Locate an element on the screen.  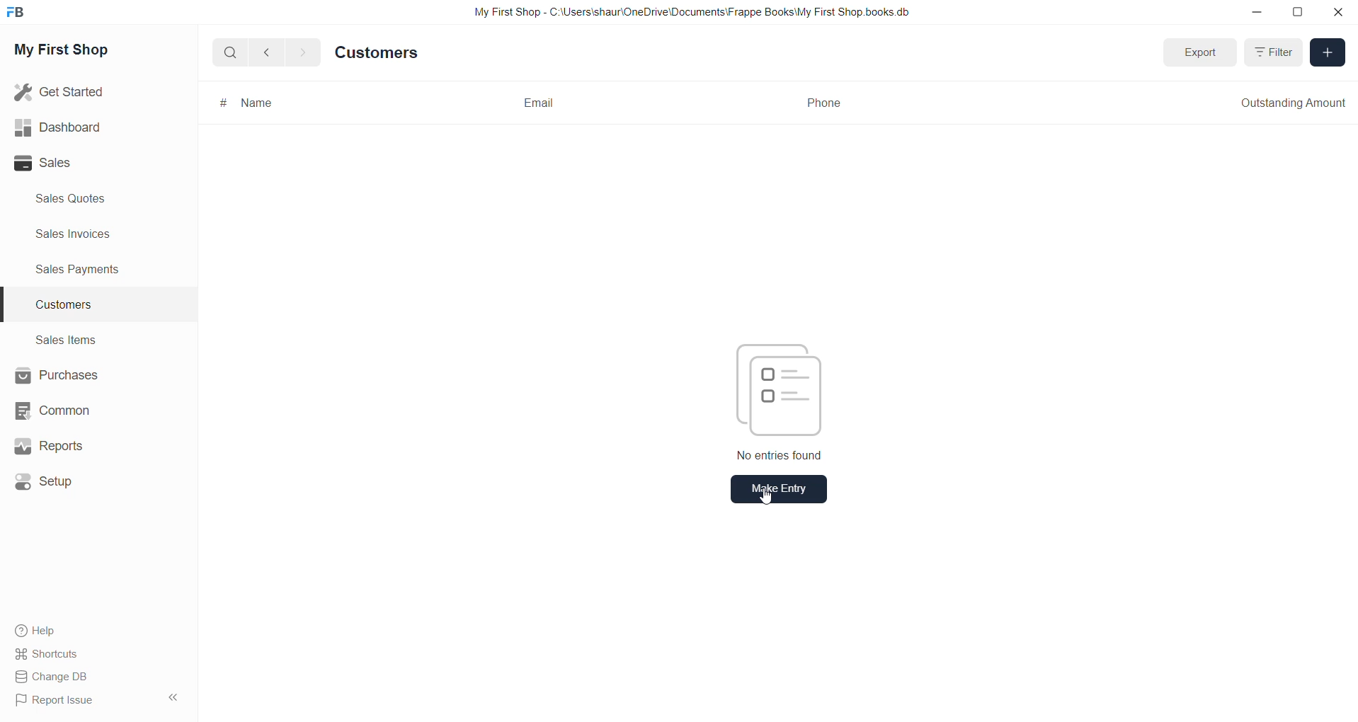
Filter is located at coordinates (1272, 51).